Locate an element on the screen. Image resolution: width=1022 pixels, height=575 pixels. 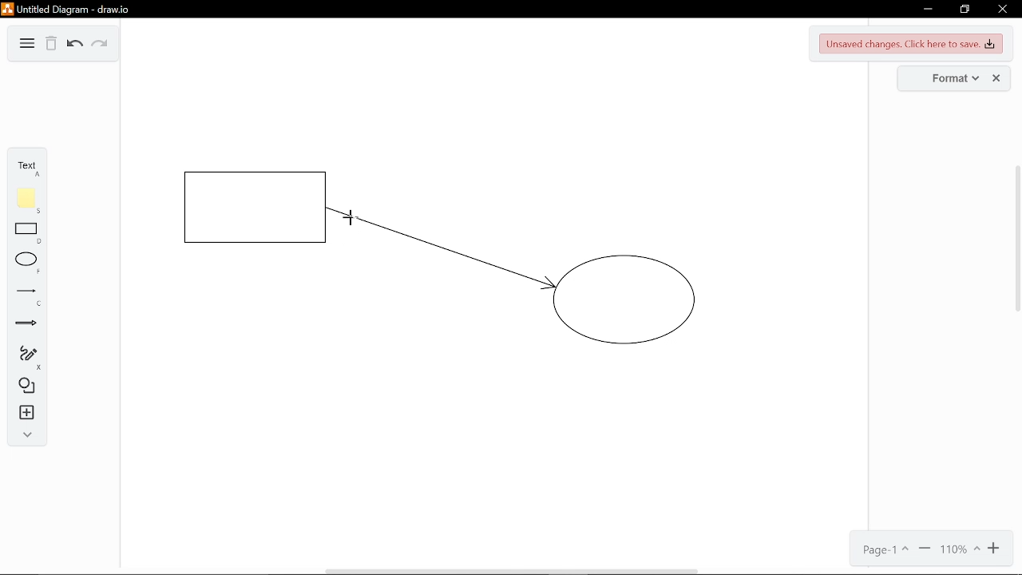
Circle shape is located at coordinates (628, 303).